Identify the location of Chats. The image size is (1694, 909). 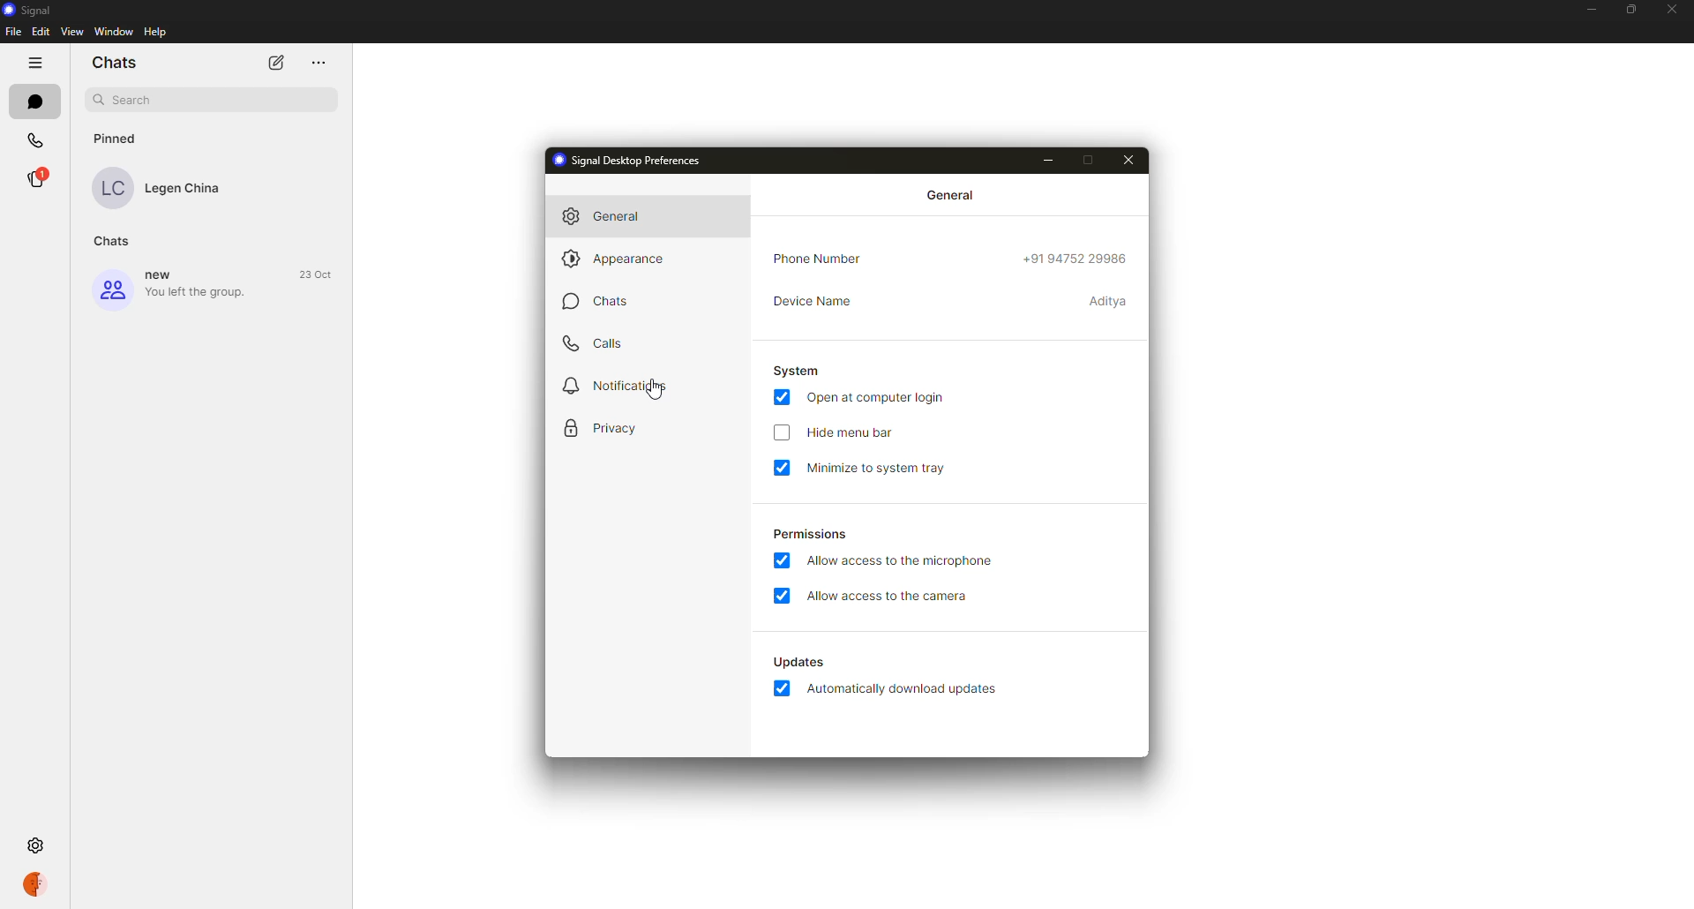
(112, 62).